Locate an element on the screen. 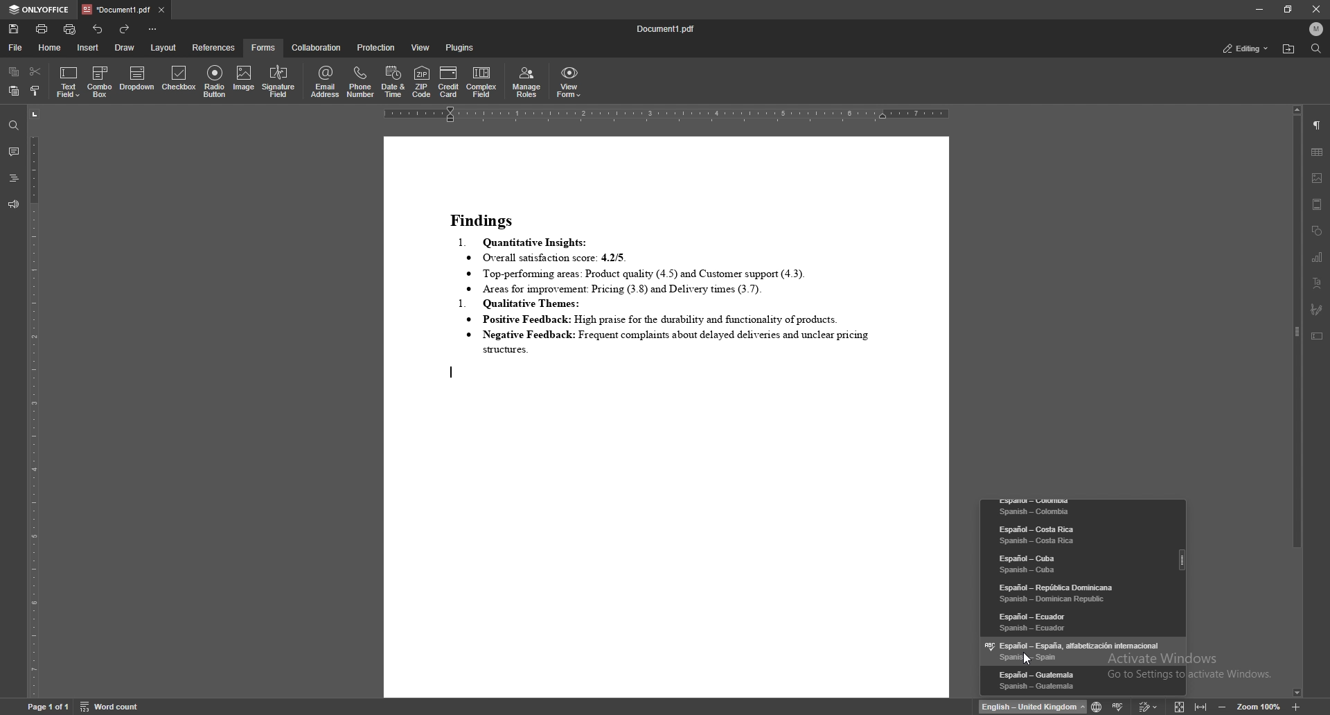  word count is located at coordinates (111, 707).